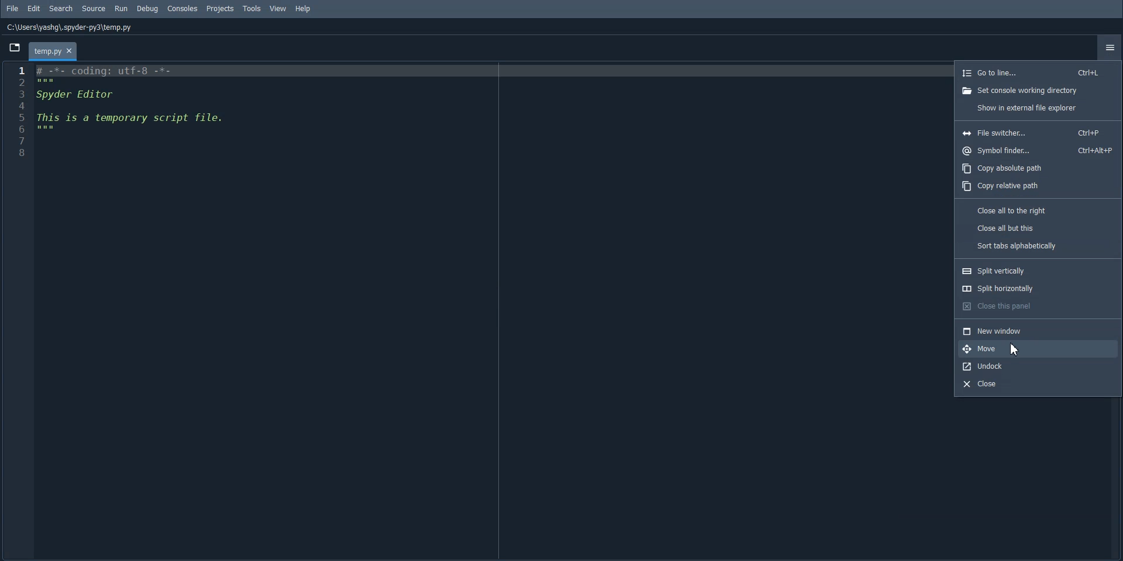 This screenshot has height=561, width=1123. Describe the element at coordinates (61, 8) in the screenshot. I see `Search` at that location.